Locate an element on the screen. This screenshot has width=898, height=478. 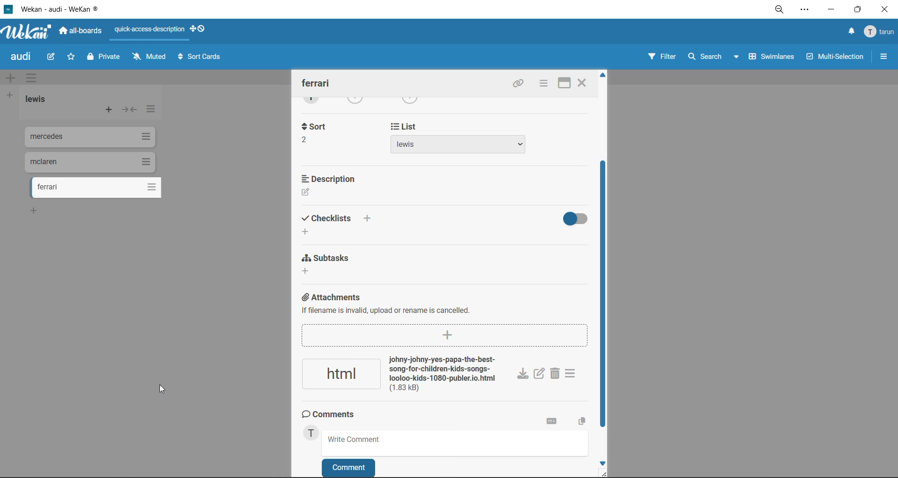
checklist is located at coordinates (338, 223).